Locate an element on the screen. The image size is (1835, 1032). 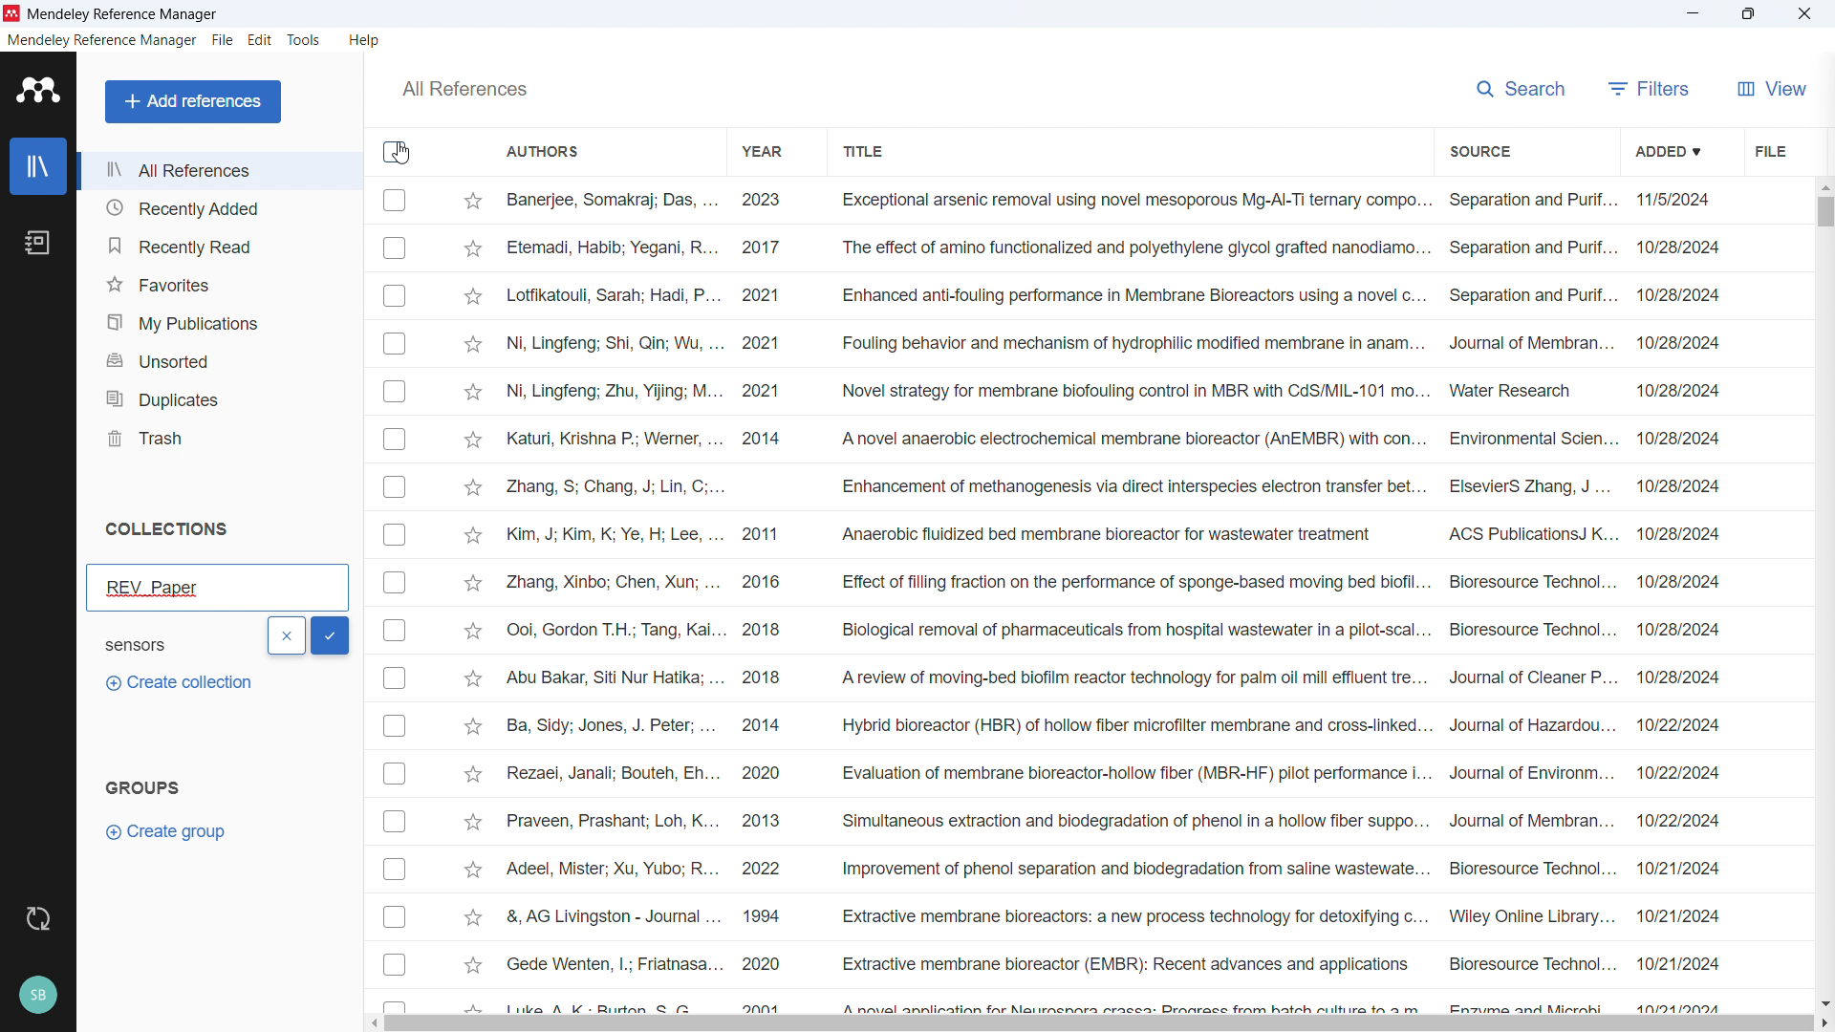
Praveen, Prashant; Loh, K... 2013 Simultaneous extraction and biodegradation of phenol in a hollow fiber suppo... Journal of Membran... 10/22/2024 is located at coordinates (1113, 821).